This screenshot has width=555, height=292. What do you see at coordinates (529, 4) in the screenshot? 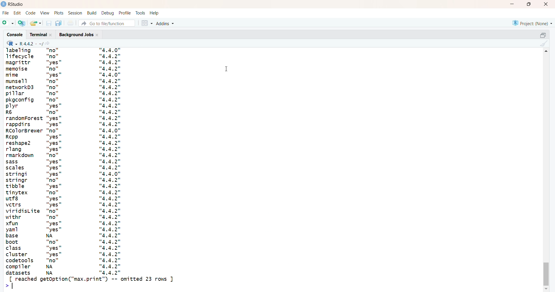
I see `maximize` at bounding box center [529, 4].